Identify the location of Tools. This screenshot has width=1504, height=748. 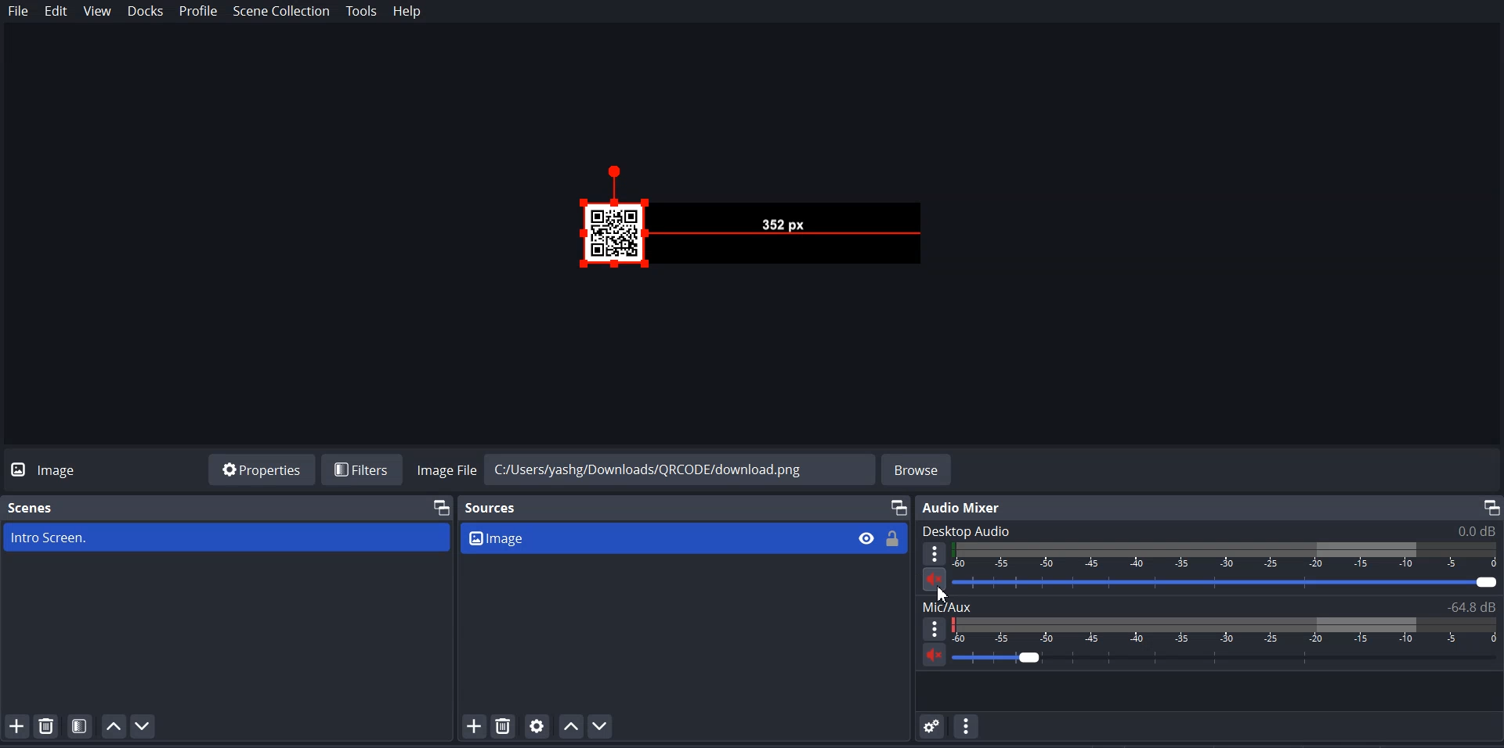
(363, 11).